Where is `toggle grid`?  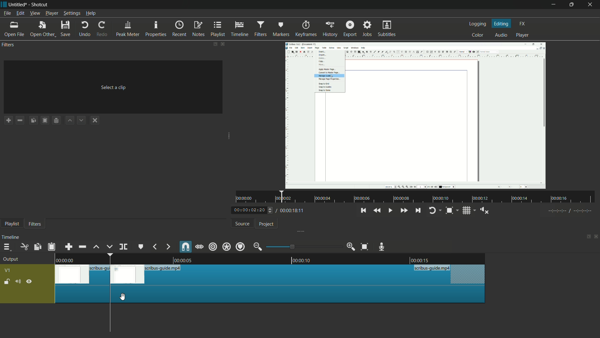
toggle grid is located at coordinates (467, 211).